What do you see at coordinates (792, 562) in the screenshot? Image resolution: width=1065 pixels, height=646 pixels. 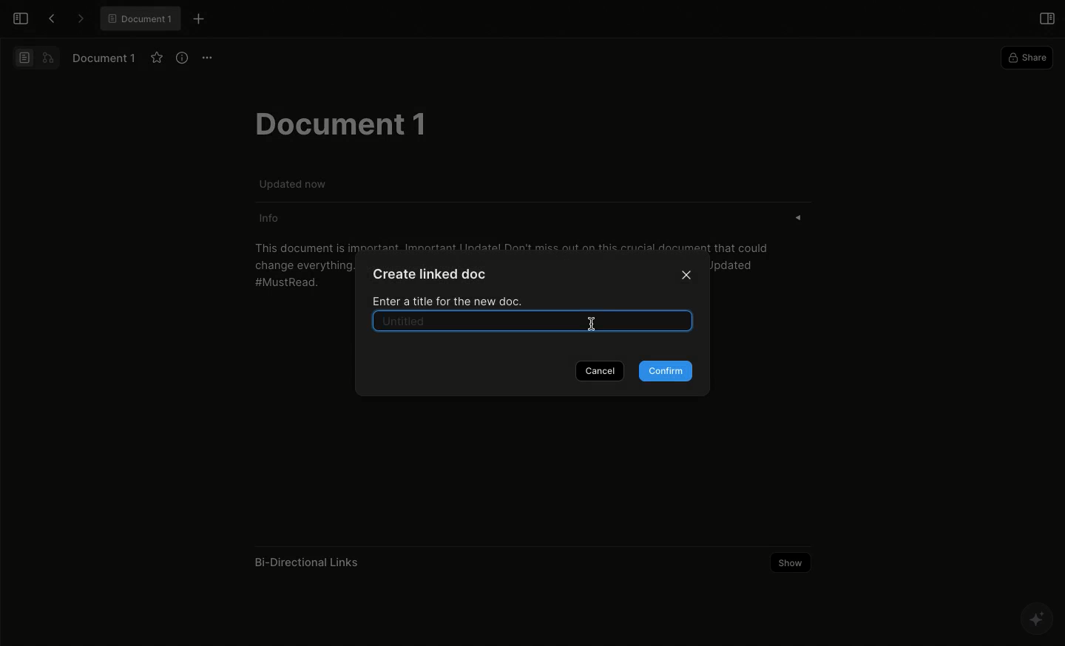 I see `Show` at bounding box center [792, 562].